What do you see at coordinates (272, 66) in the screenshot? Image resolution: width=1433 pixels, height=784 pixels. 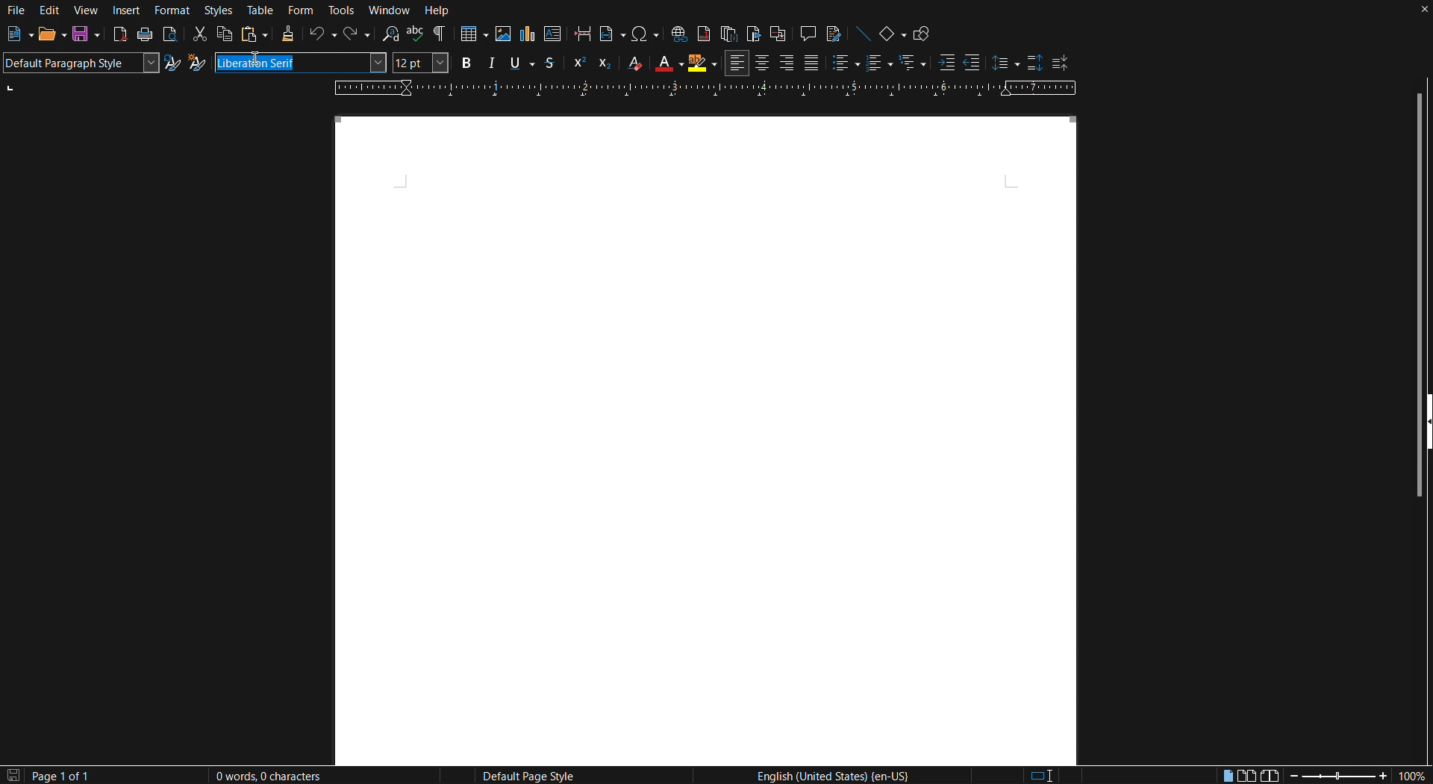 I see `Cursor` at bounding box center [272, 66].